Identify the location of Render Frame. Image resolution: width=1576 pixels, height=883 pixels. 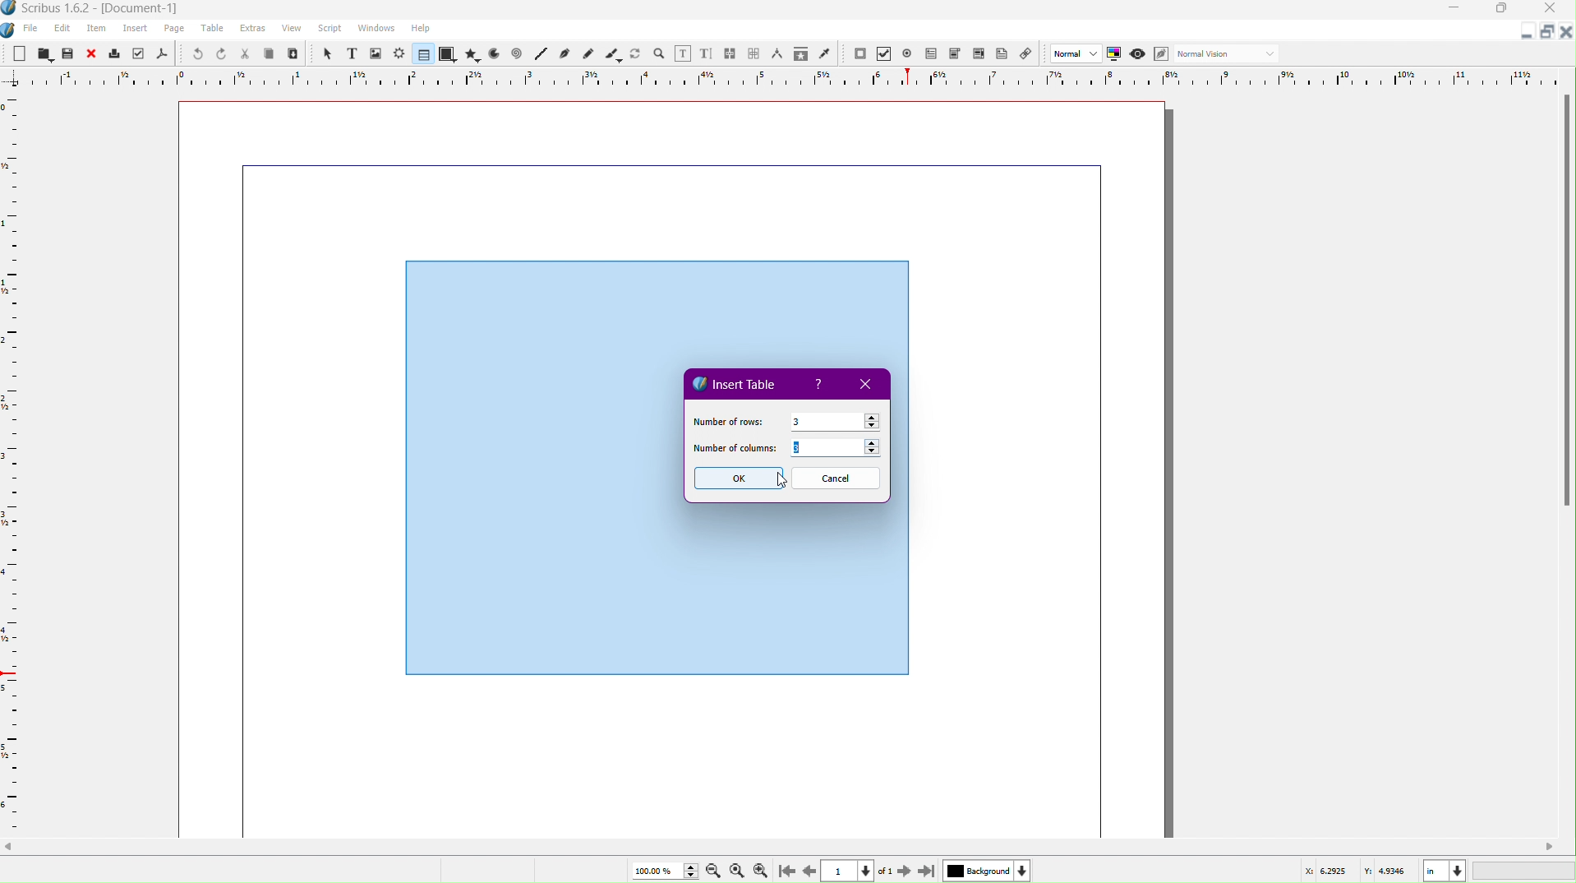
(400, 53).